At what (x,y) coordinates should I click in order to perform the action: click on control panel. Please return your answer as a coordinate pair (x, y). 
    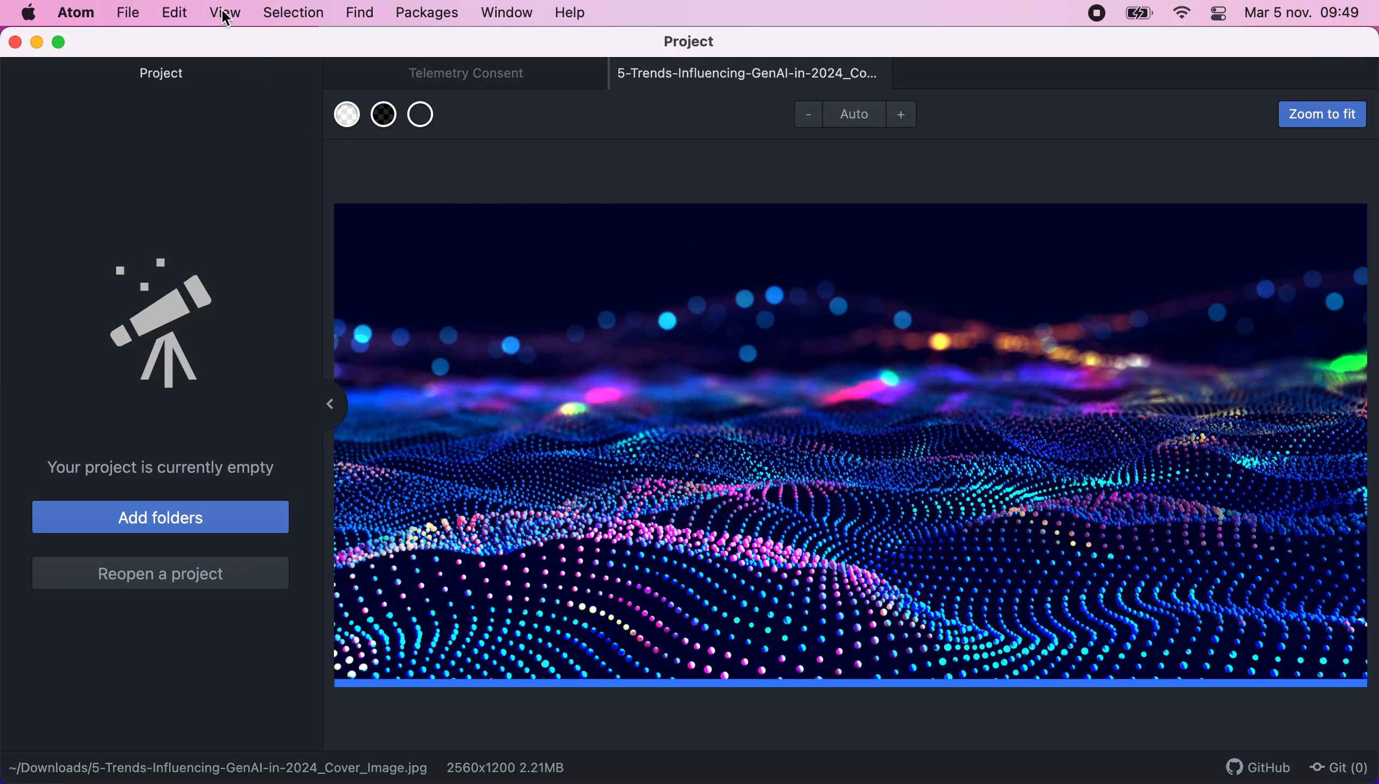
    Looking at the image, I should click on (1217, 13).